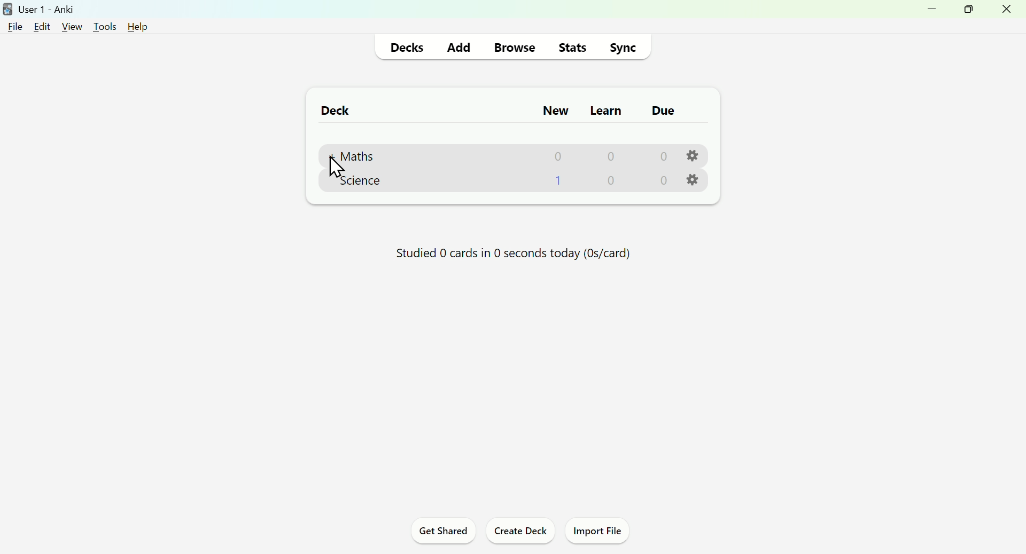 This screenshot has height=554, width=1026. Describe the element at coordinates (554, 110) in the screenshot. I see `New` at that location.